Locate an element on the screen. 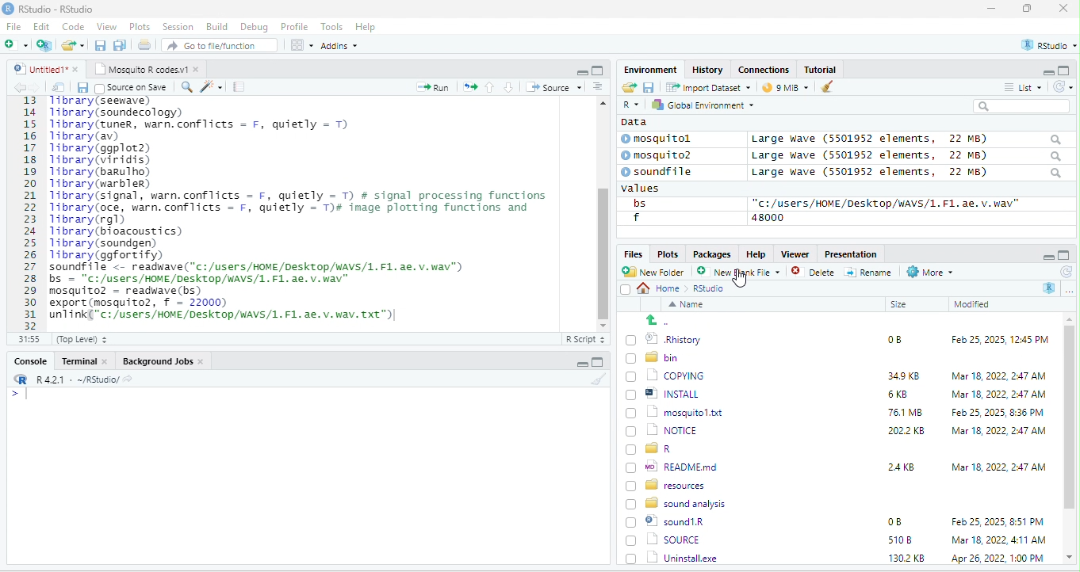  History is located at coordinates (708, 69).